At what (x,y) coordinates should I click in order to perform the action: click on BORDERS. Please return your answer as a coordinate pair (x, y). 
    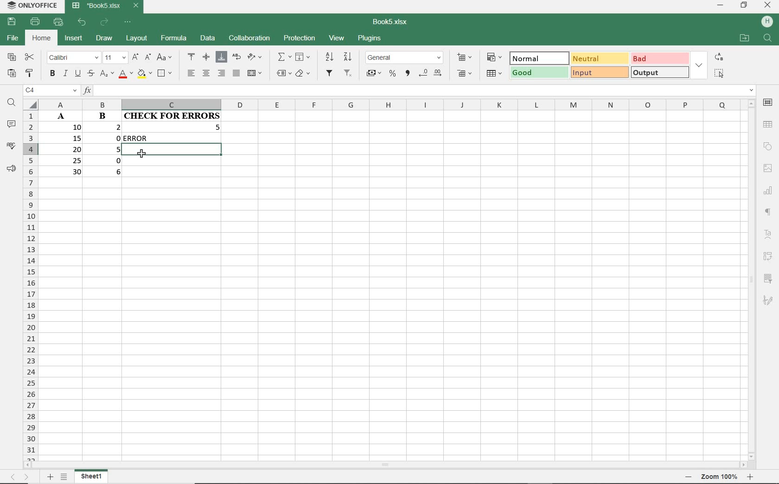
    Looking at the image, I should click on (166, 73).